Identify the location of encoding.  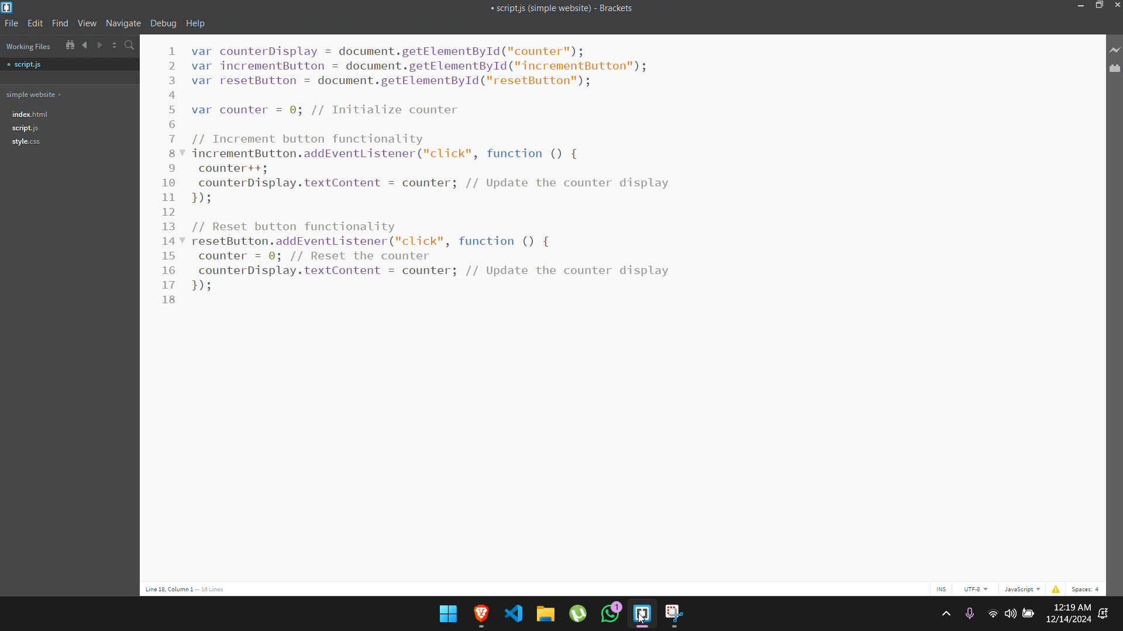
(977, 590).